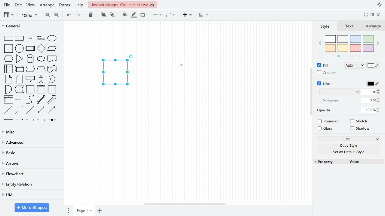 This screenshot has height=216, width=385. Describe the element at coordinates (8, 58) in the screenshot. I see `hexagon` at that location.